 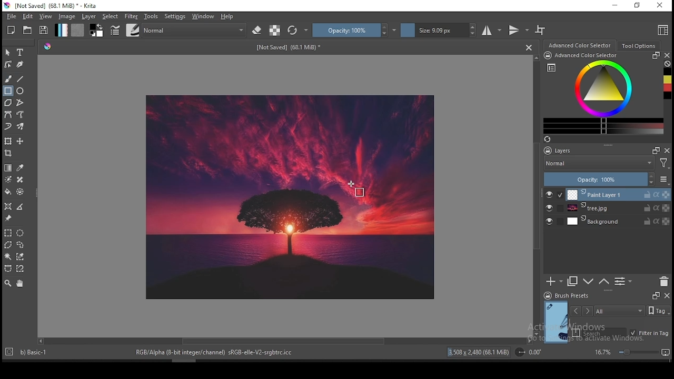 I want to click on freehand selection tool, so click(x=21, y=244).